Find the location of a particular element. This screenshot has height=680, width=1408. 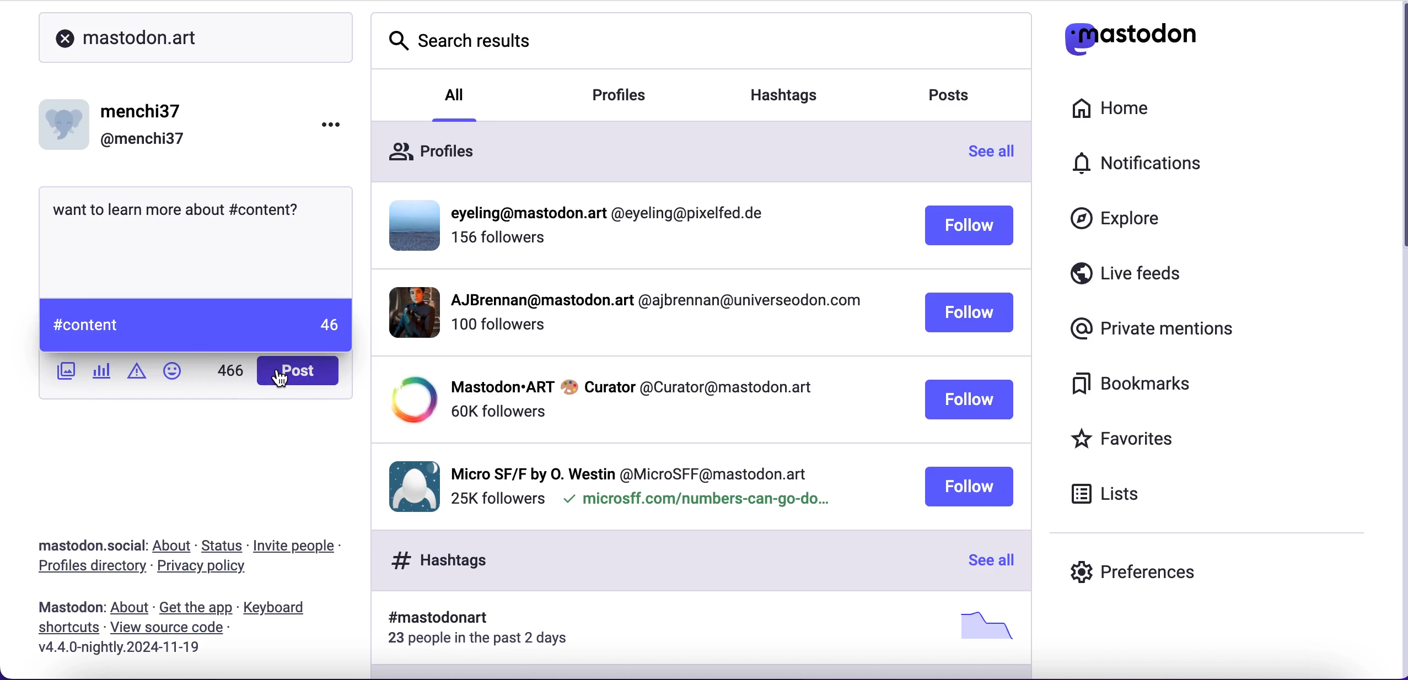

mastodon.art is located at coordinates (127, 35).